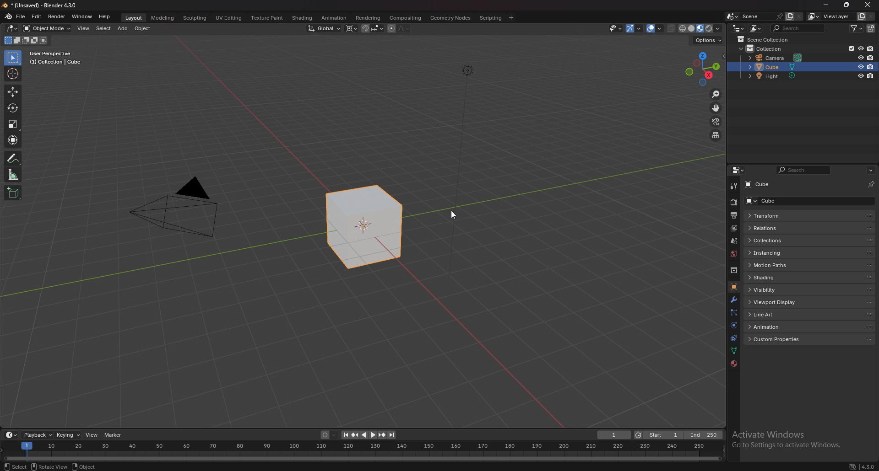 The image size is (879, 471). What do you see at coordinates (733, 270) in the screenshot?
I see `collection` at bounding box center [733, 270].